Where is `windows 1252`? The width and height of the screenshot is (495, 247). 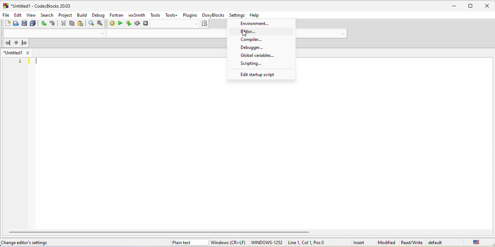
windows 1252 is located at coordinates (267, 243).